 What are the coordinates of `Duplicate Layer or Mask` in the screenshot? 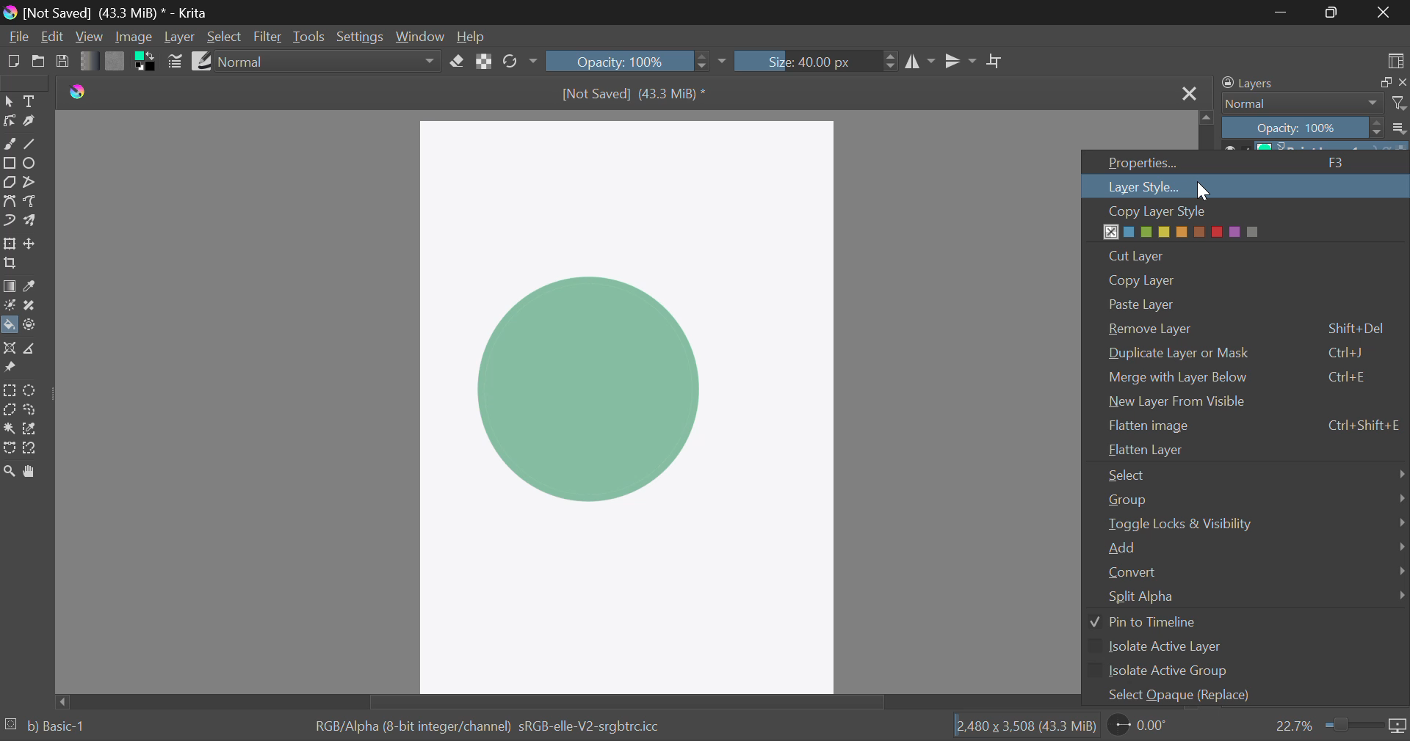 It's located at (1248, 353).